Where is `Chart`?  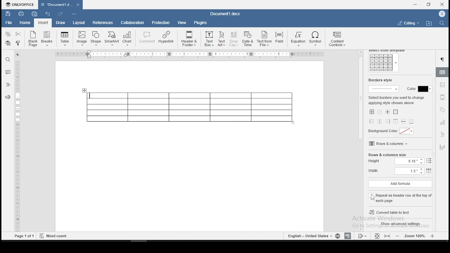 Chart is located at coordinates (127, 39).